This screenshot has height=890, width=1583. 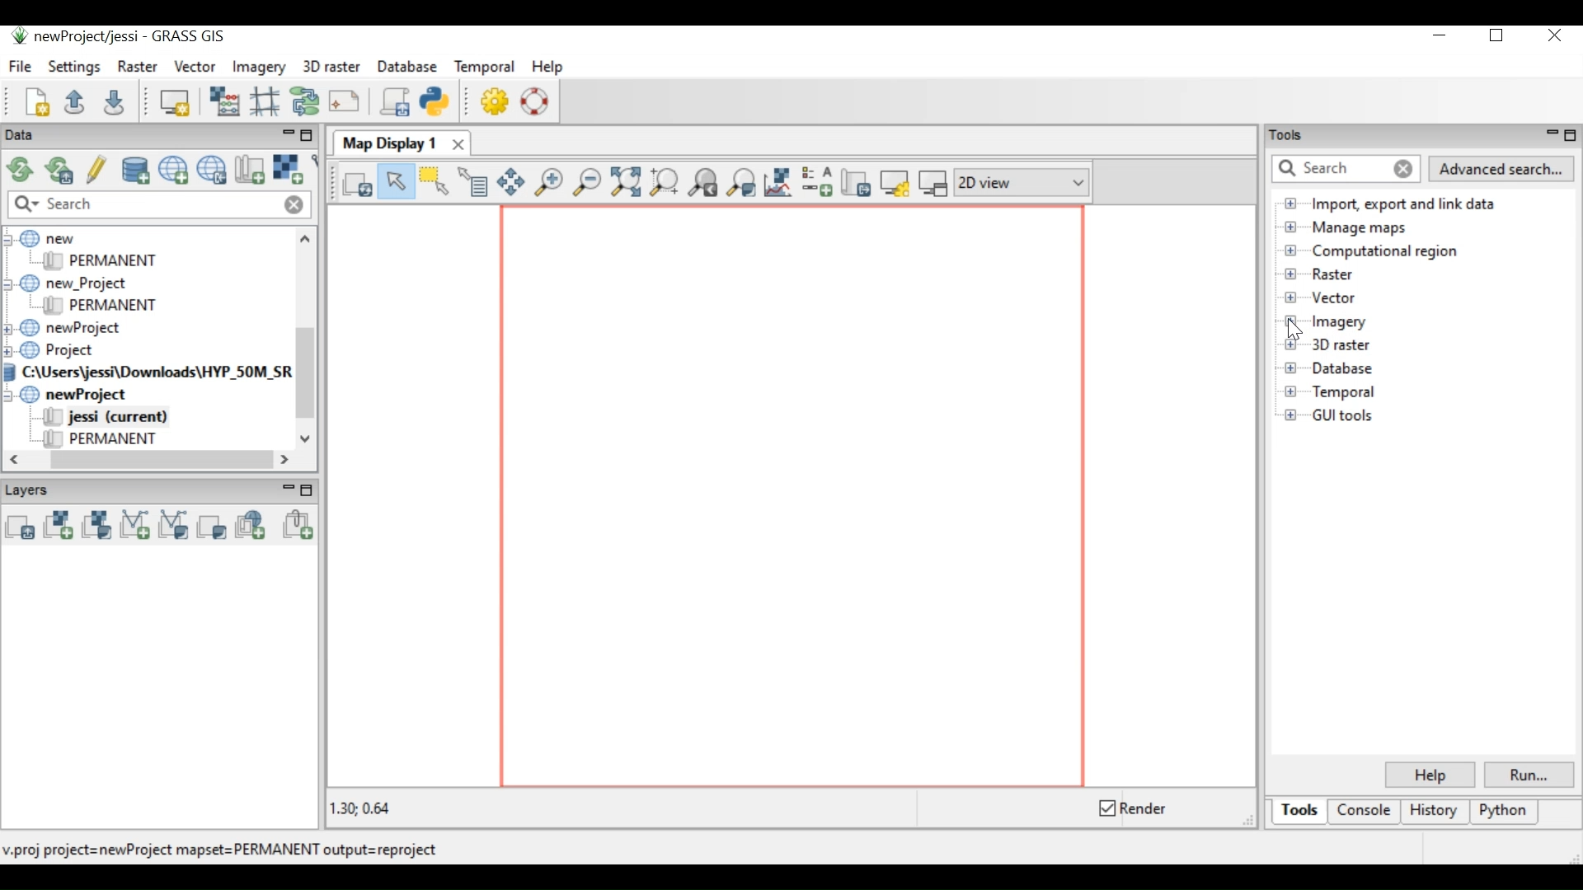 What do you see at coordinates (64, 236) in the screenshot?
I see ` new` at bounding box center [64, 236].